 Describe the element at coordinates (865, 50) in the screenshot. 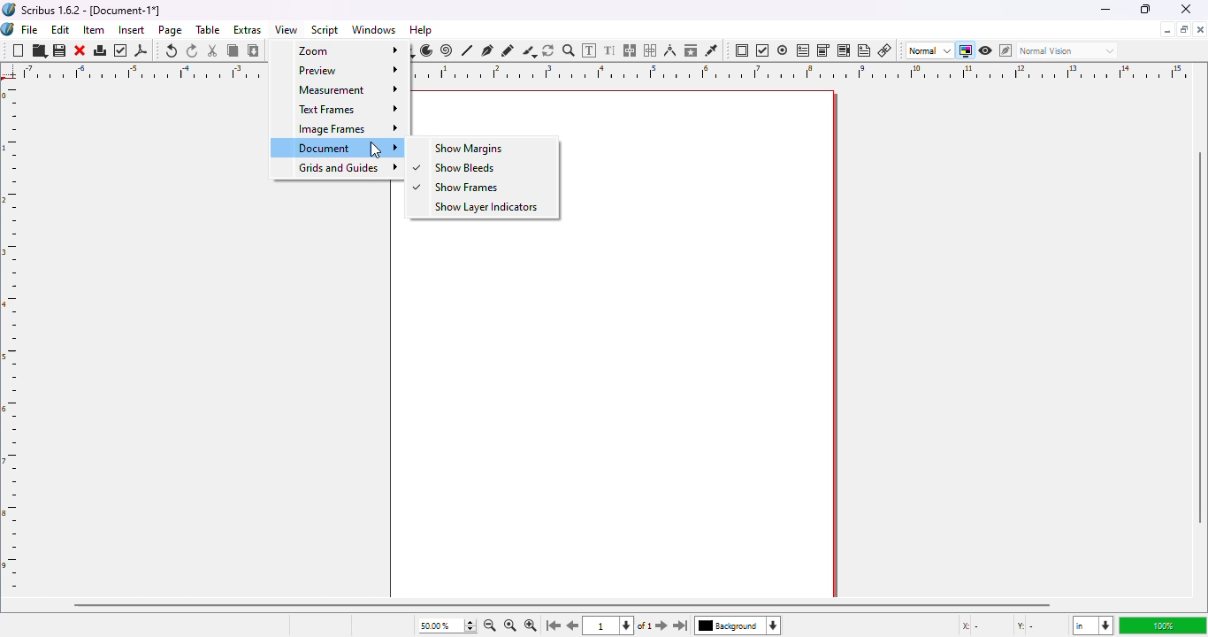

I see `text annotation` at that location.